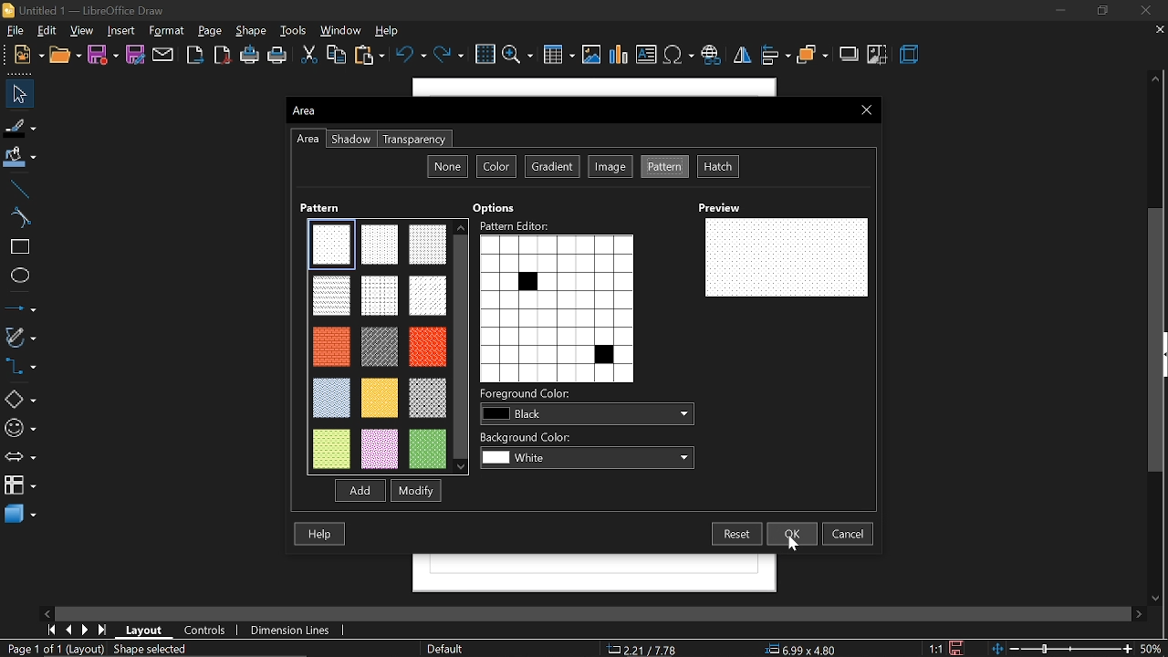 This screenshot has height=657, width=1168. What do you see at coordinates (1104, 11) in the screenshot?
I see `restore down` at bounding box center [1104, 11].